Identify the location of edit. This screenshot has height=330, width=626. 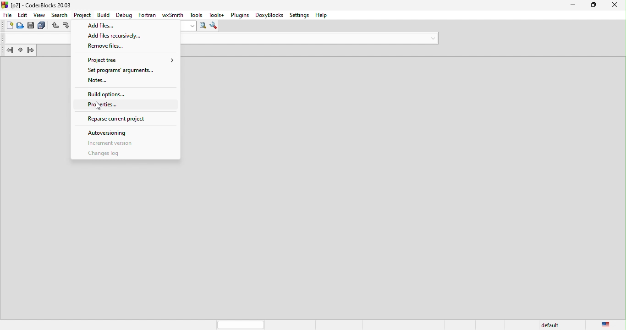
(23, 15).